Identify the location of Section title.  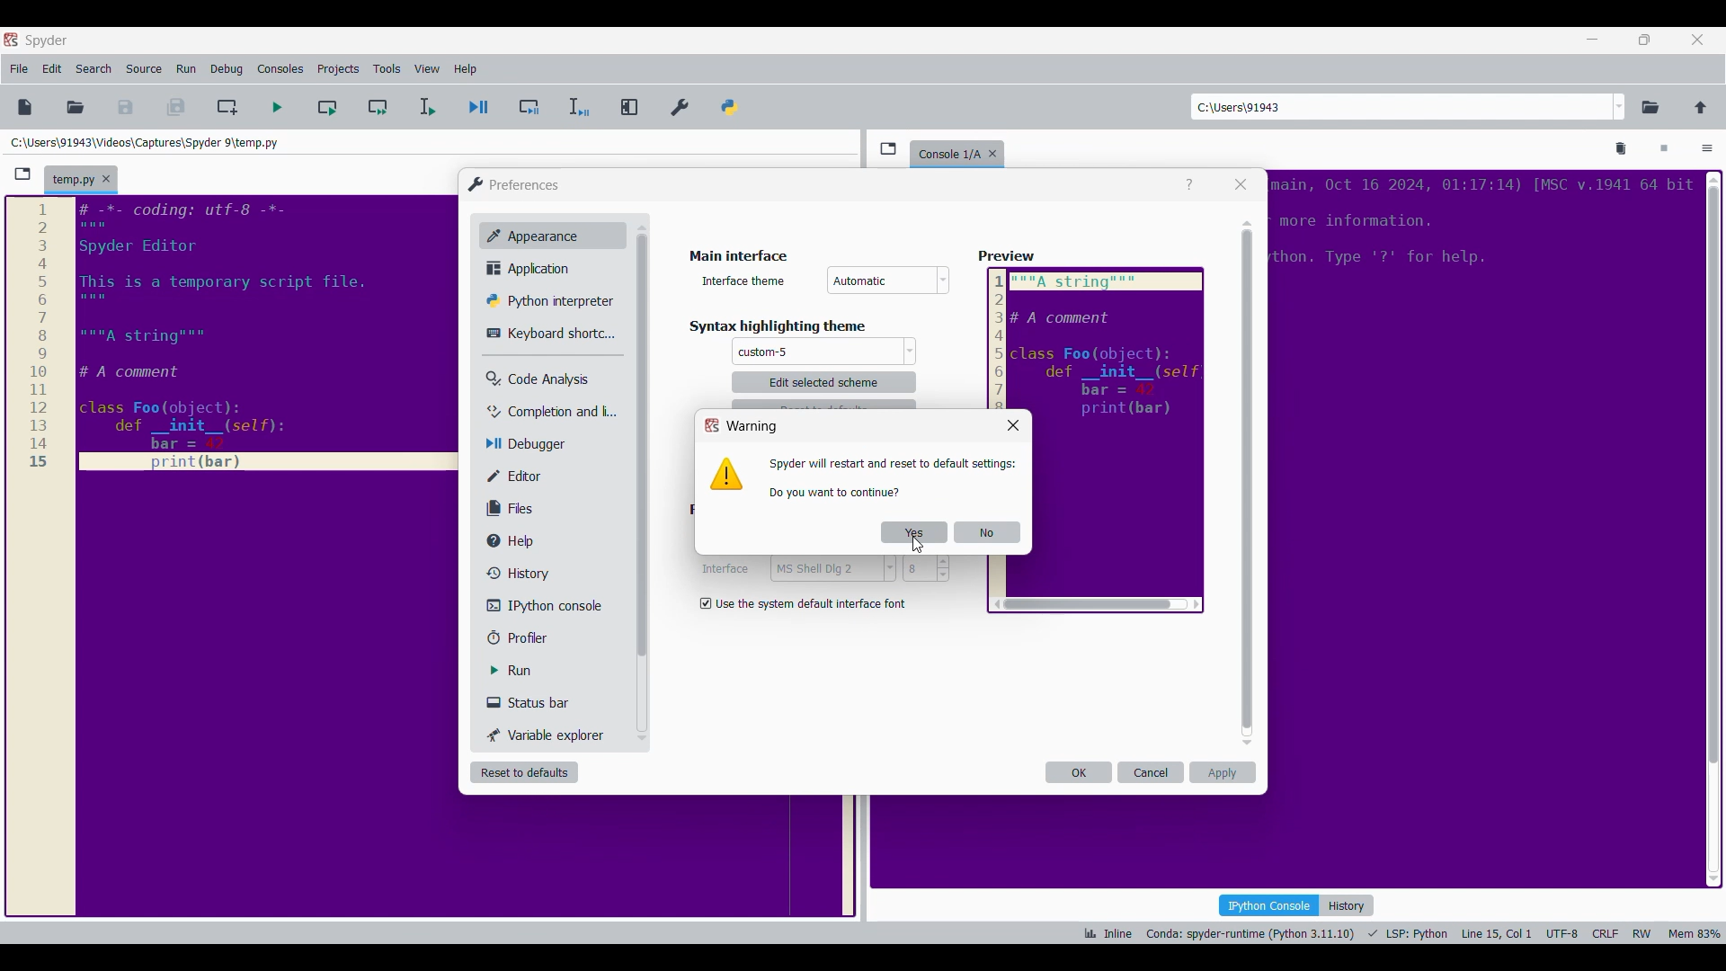
(738, 256).